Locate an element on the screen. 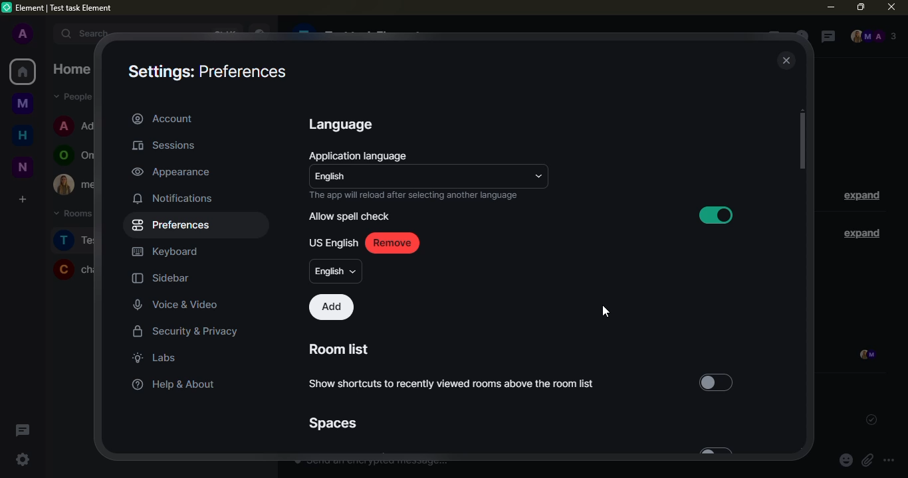 The width and height of the screenshot is (908, 478). logo is located at coordinates (7, 7).